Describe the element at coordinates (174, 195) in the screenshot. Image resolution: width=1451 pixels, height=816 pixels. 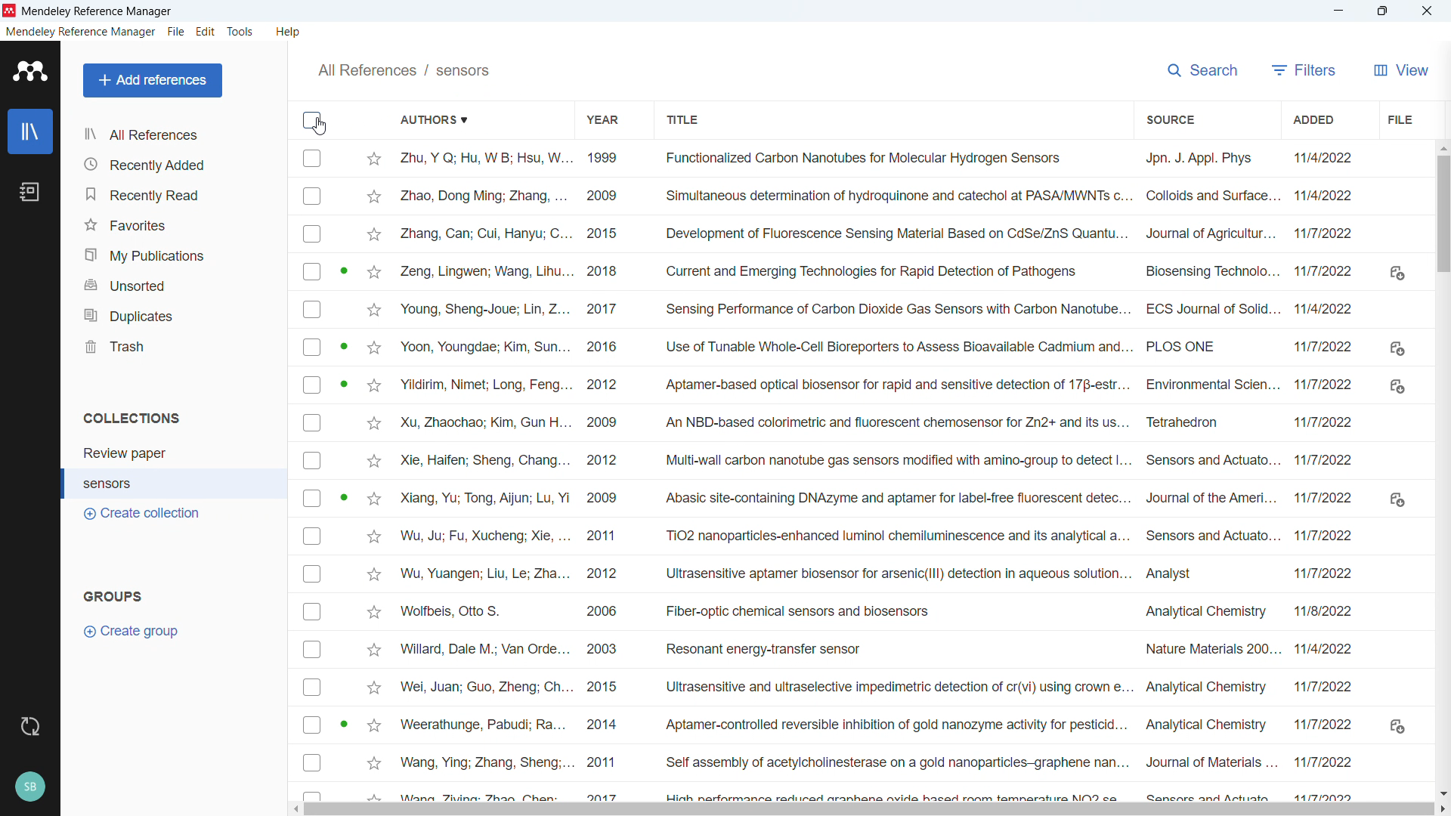
I see `recently read` at that location.